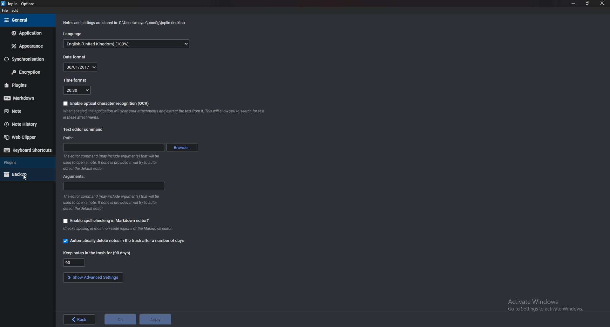 This screenshot has width=610, height=327. I want to click on Web Clipper, so click(25, 137).